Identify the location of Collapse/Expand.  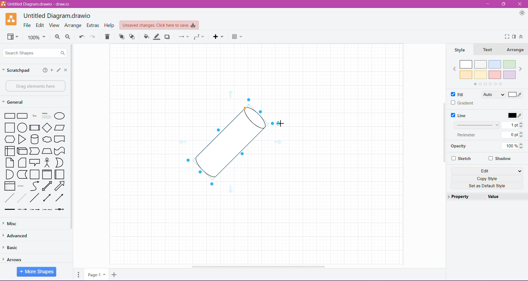
(521, 37).